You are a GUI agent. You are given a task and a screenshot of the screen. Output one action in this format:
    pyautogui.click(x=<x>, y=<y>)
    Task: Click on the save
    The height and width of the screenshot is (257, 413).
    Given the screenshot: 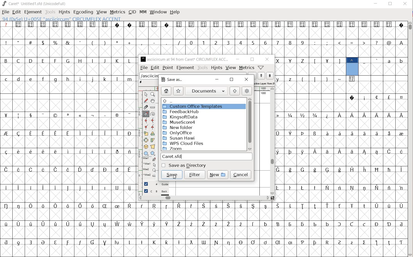 What is the action you would take?
    pyautogui.click(x=171, y=174)
    